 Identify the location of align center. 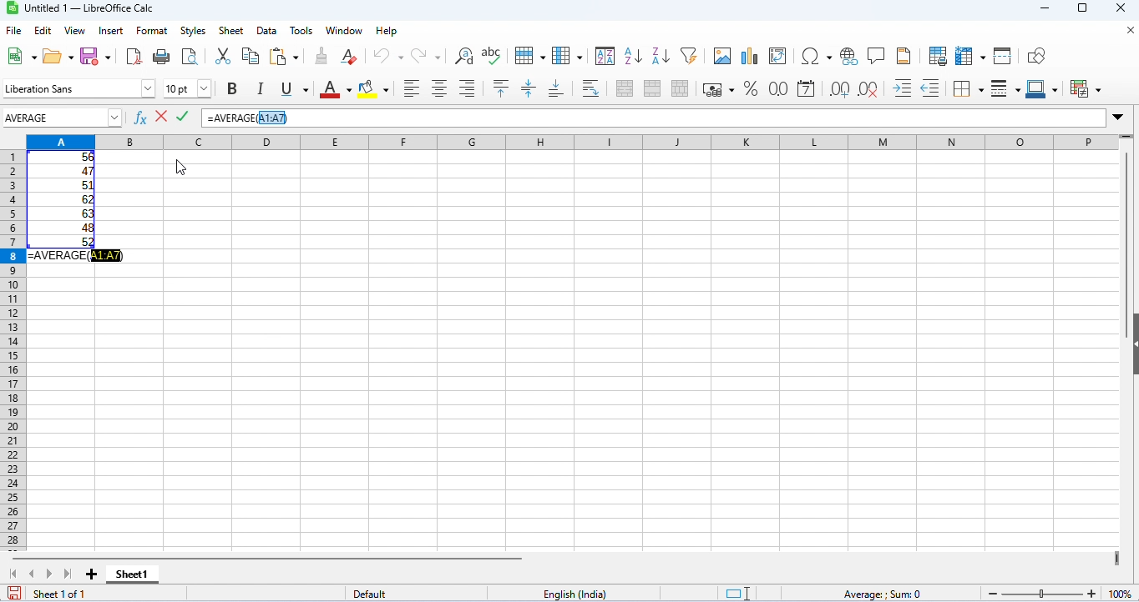
(439, 88).